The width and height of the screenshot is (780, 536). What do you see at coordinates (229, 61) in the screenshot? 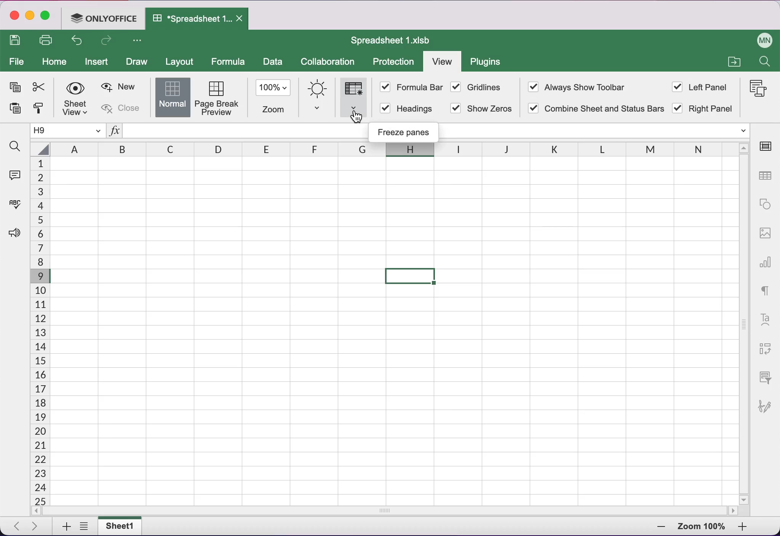
I see `formula` at bounding box center [229, 61].